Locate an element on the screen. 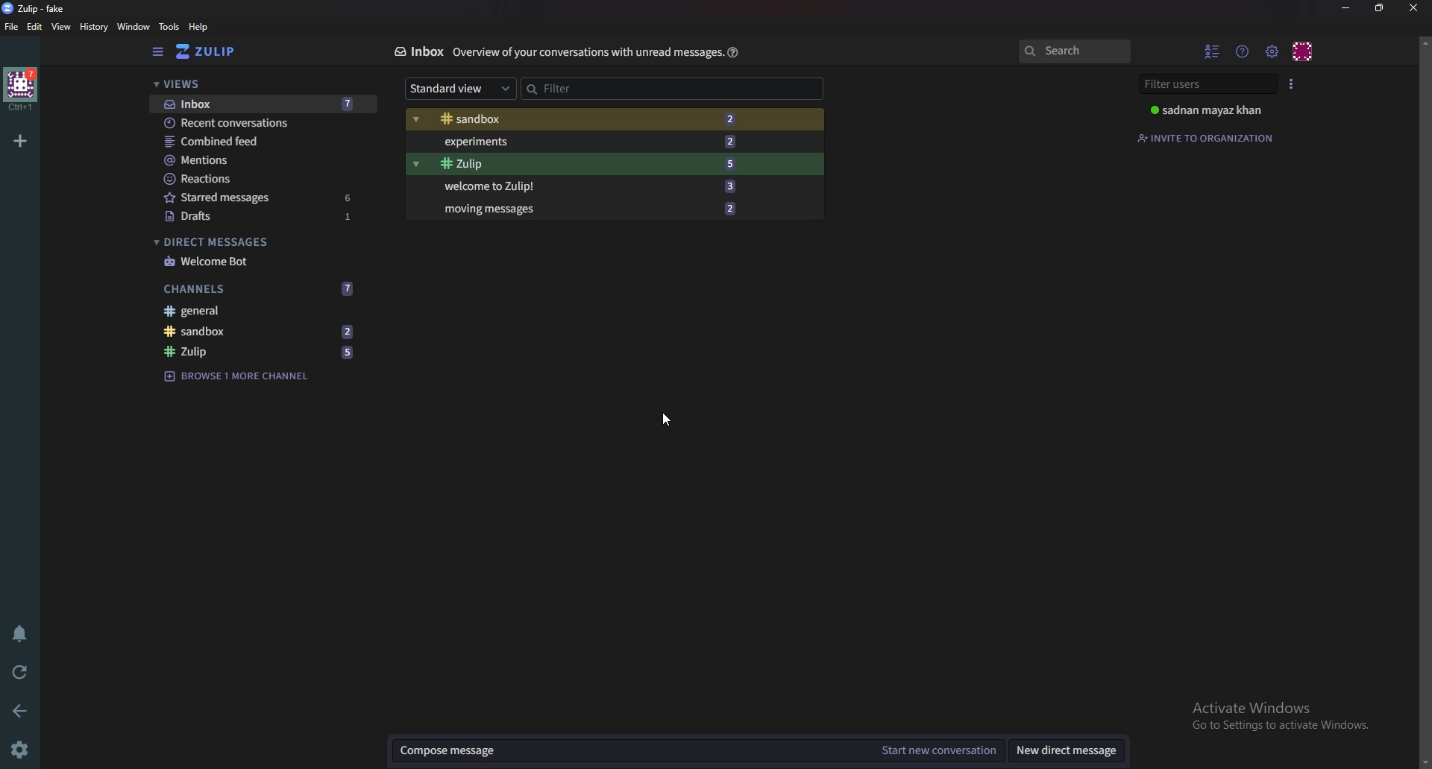  Inbox is located at coordinates (418, 50).